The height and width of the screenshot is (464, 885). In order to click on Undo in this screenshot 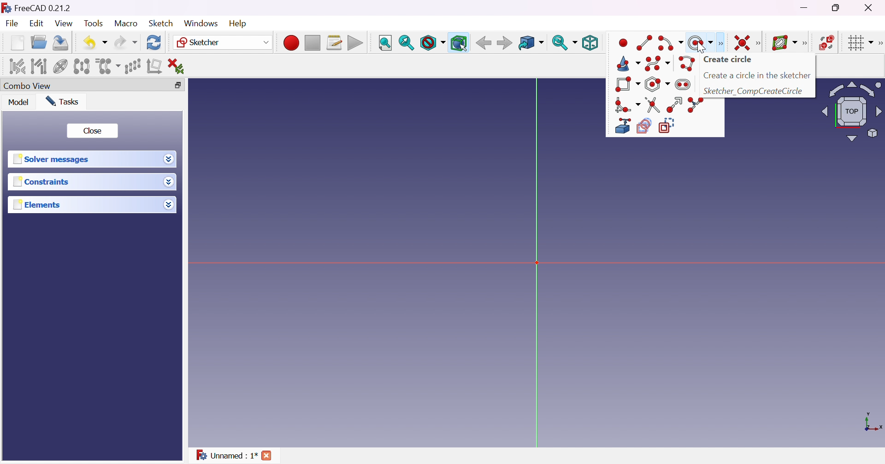, I will do `click(95, 43)`.